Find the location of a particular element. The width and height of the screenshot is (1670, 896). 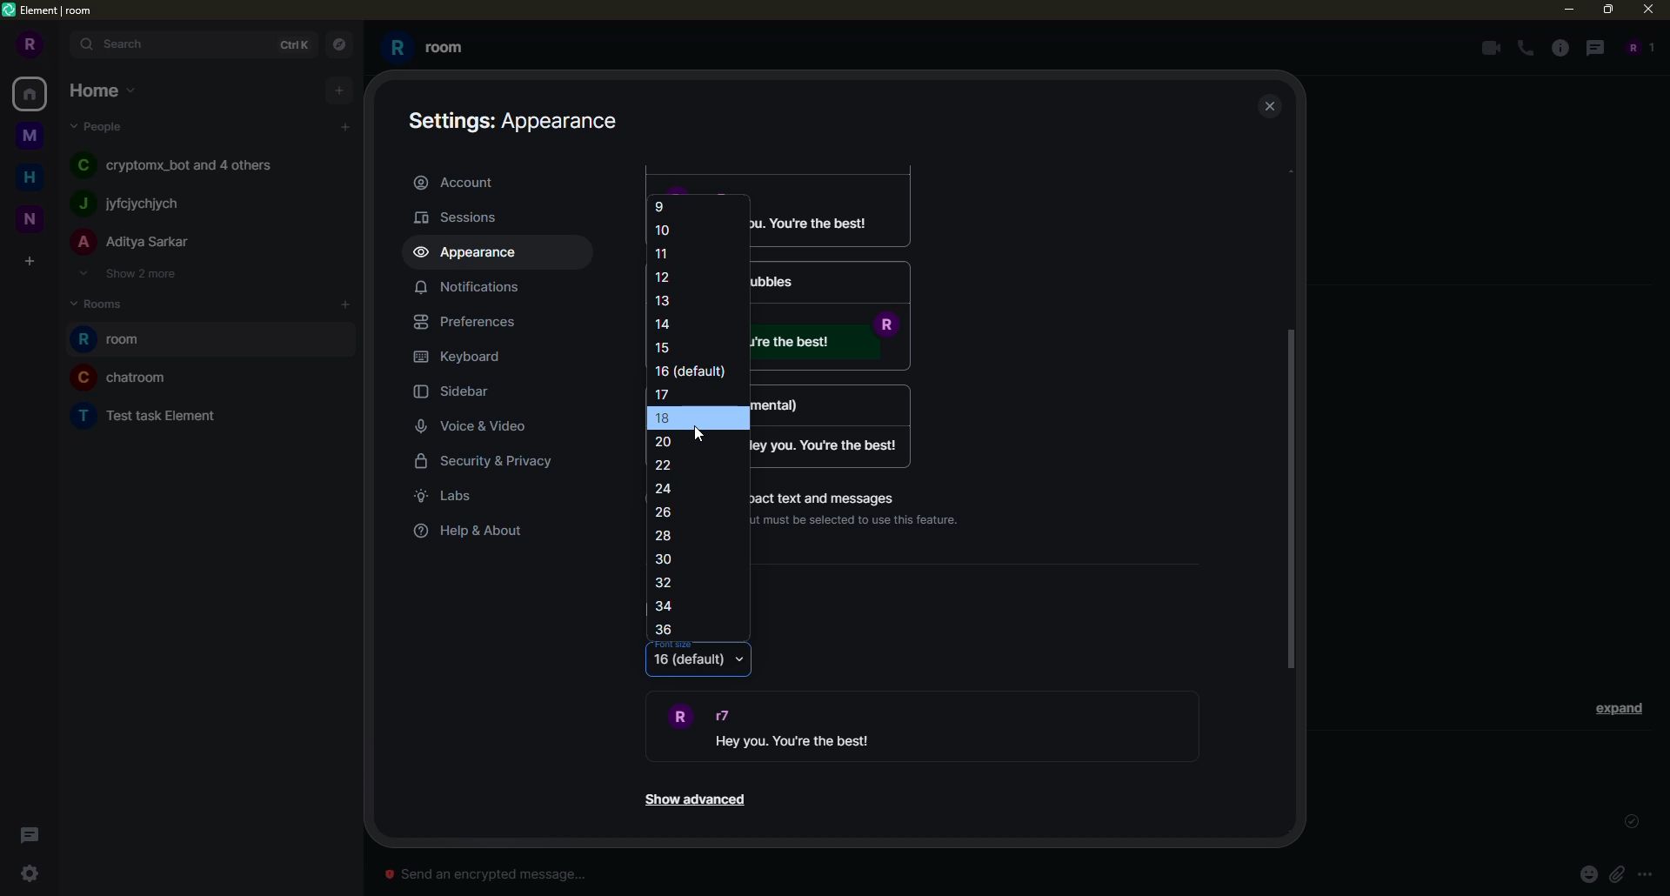

options is located at coordinates (1654, 873).